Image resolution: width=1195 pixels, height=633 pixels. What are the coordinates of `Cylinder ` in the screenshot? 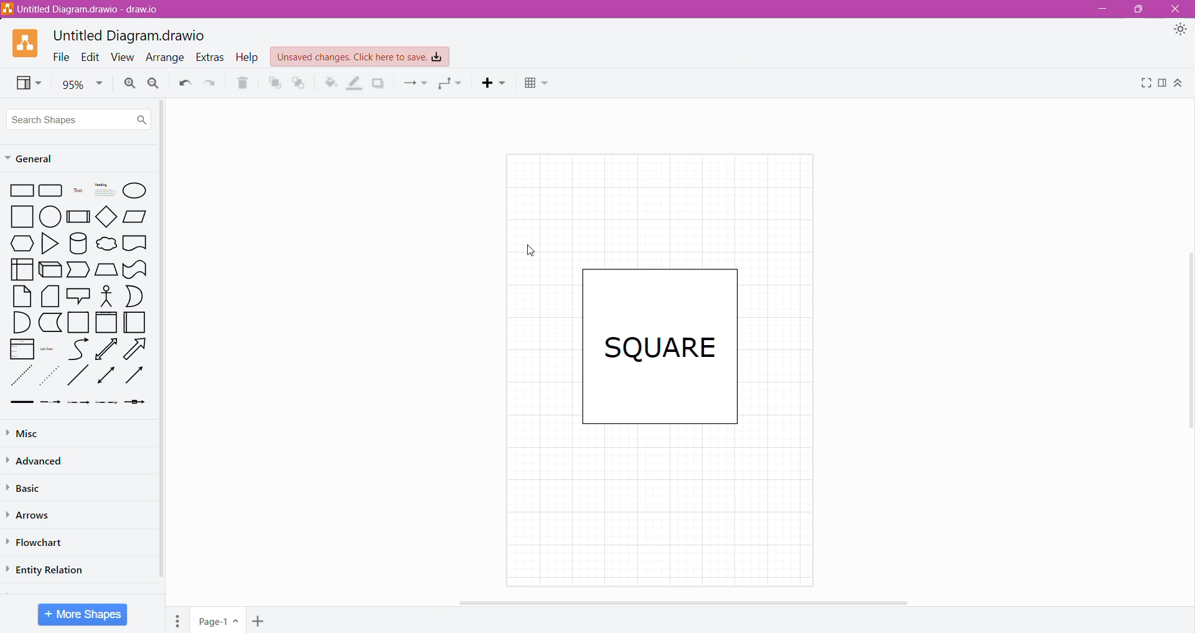 It's located at (78, 243).